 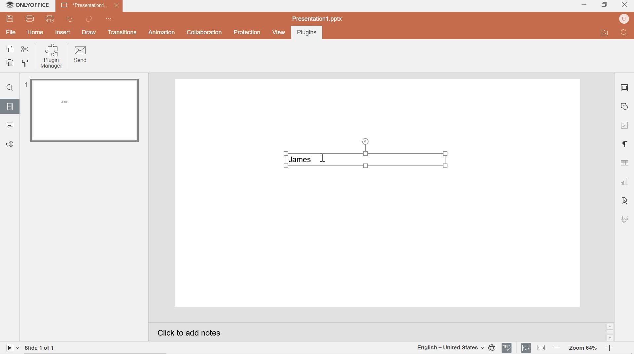 I want to click on quick access toolbar, so click(x=110, y=19).